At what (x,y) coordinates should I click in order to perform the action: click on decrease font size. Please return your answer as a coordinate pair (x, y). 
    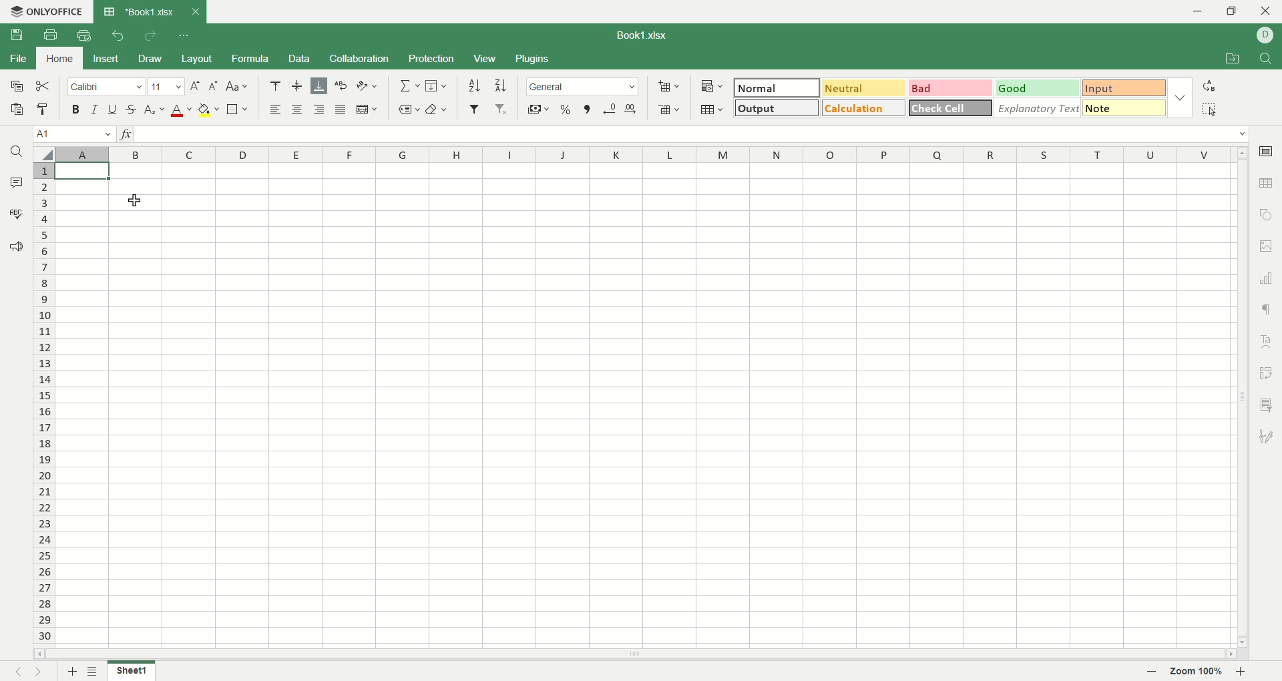
    Looking at the image, I should click on (214, 87).